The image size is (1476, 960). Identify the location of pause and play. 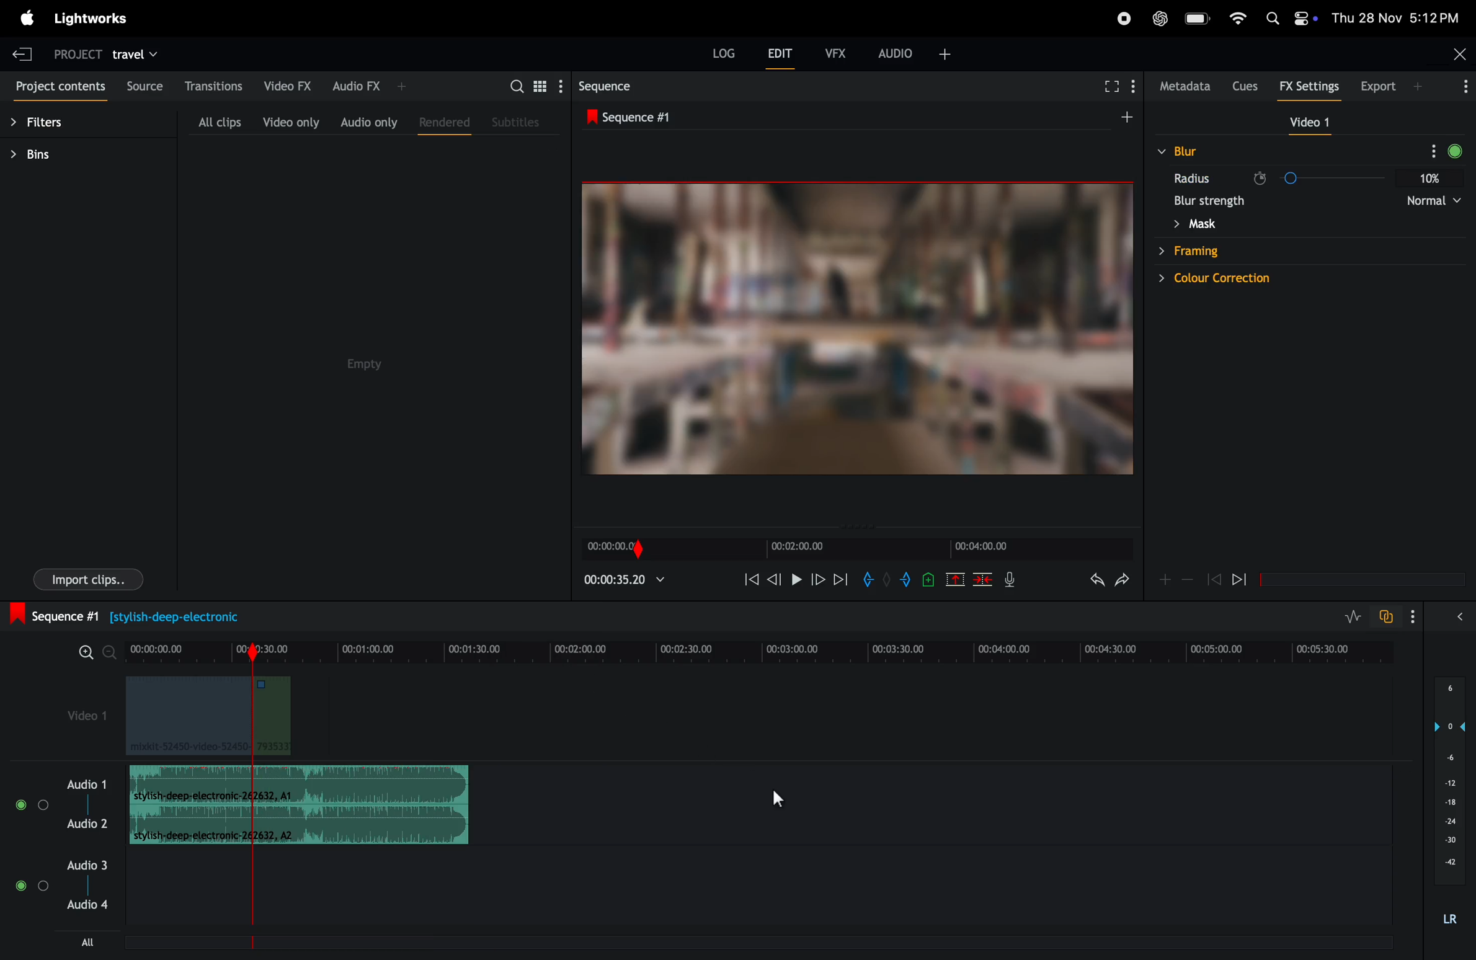
(796, 578).